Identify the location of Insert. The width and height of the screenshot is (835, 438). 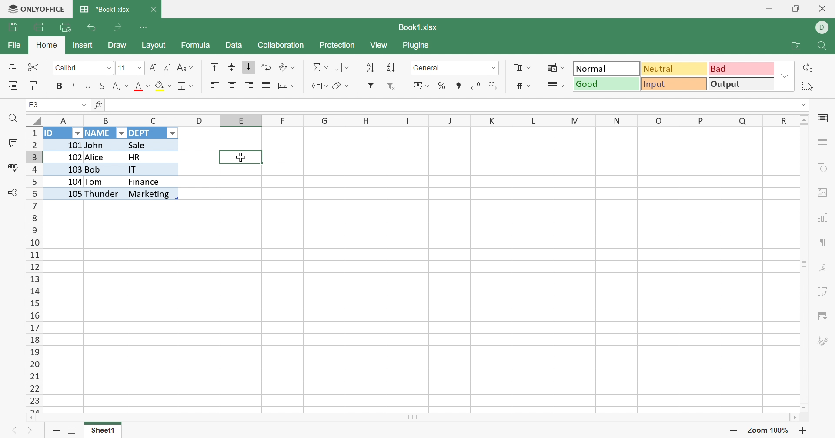
(86, 46).